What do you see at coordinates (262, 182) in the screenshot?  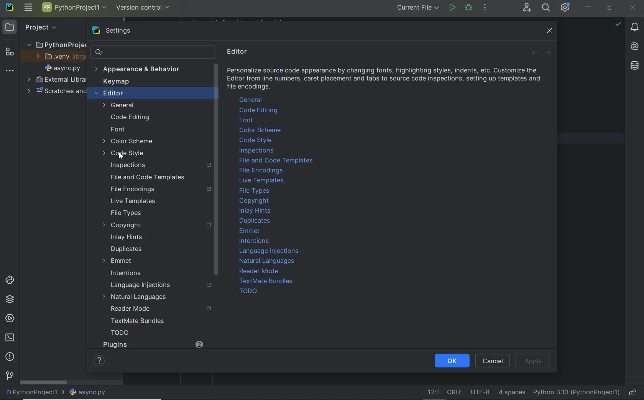 I see `Live Templates` at bounding box center [262, 182].